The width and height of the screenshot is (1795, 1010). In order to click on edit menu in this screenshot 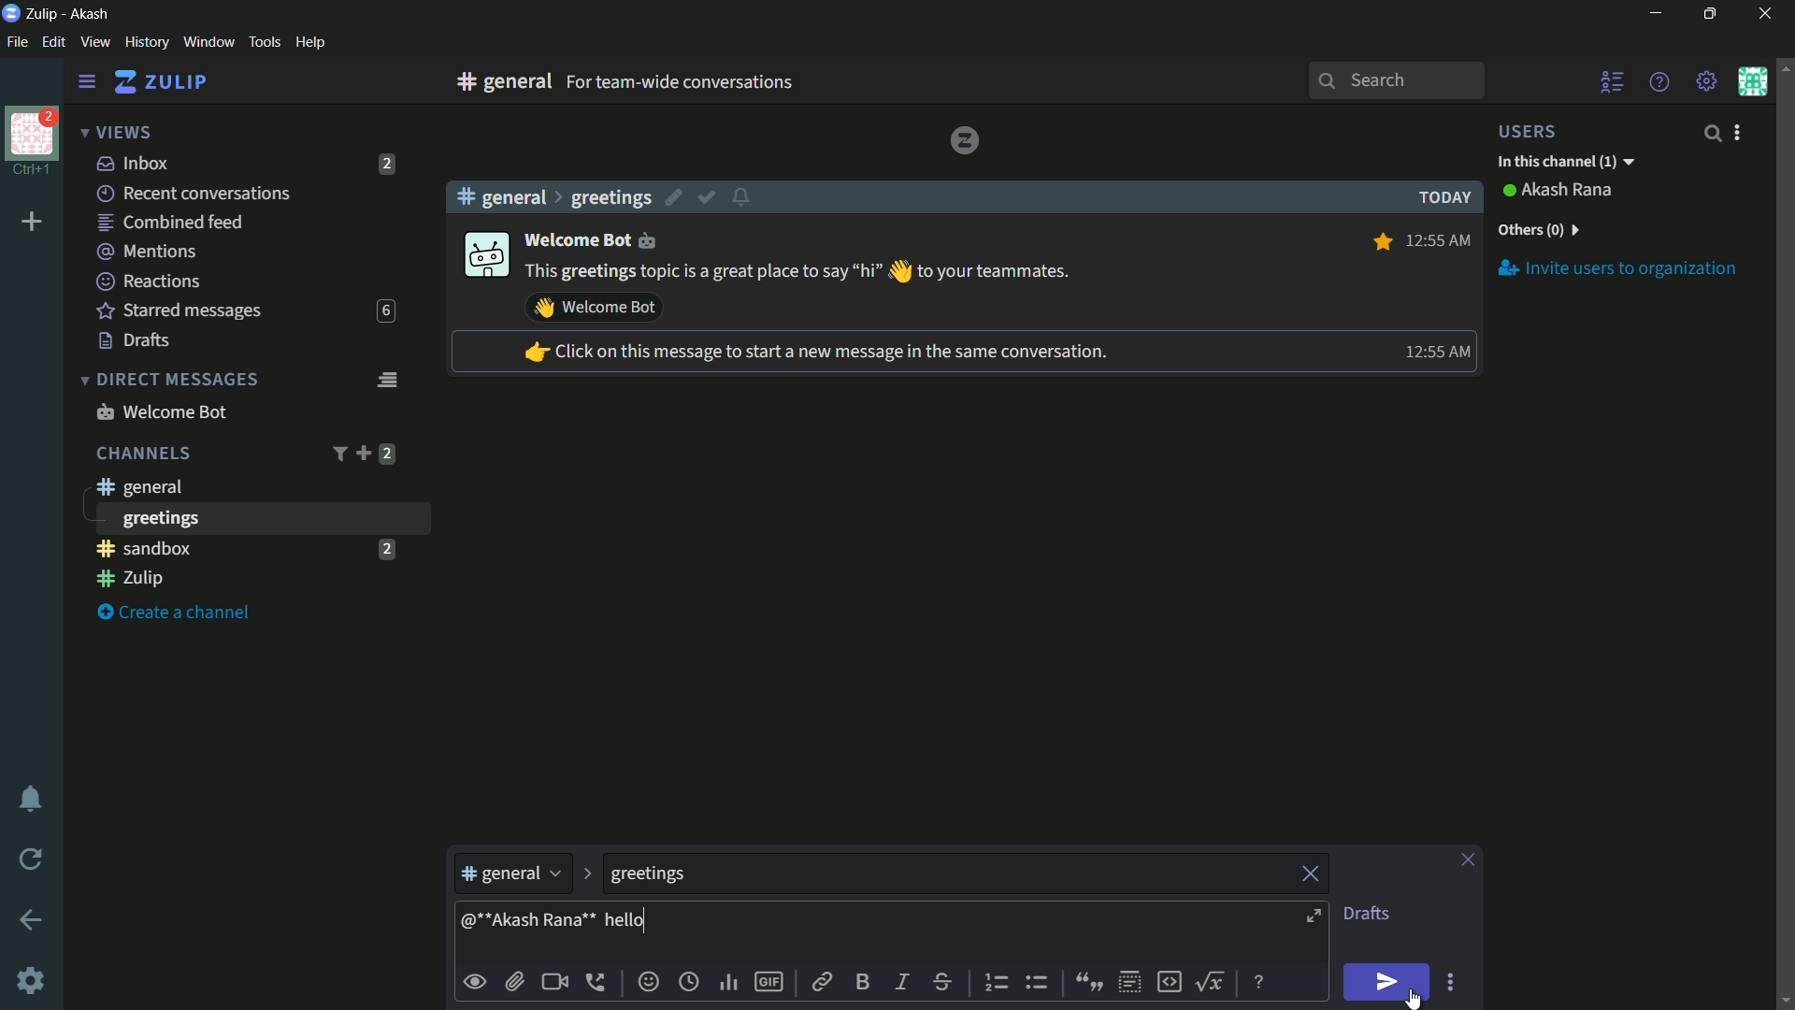, I will do `click(53, 42)`.